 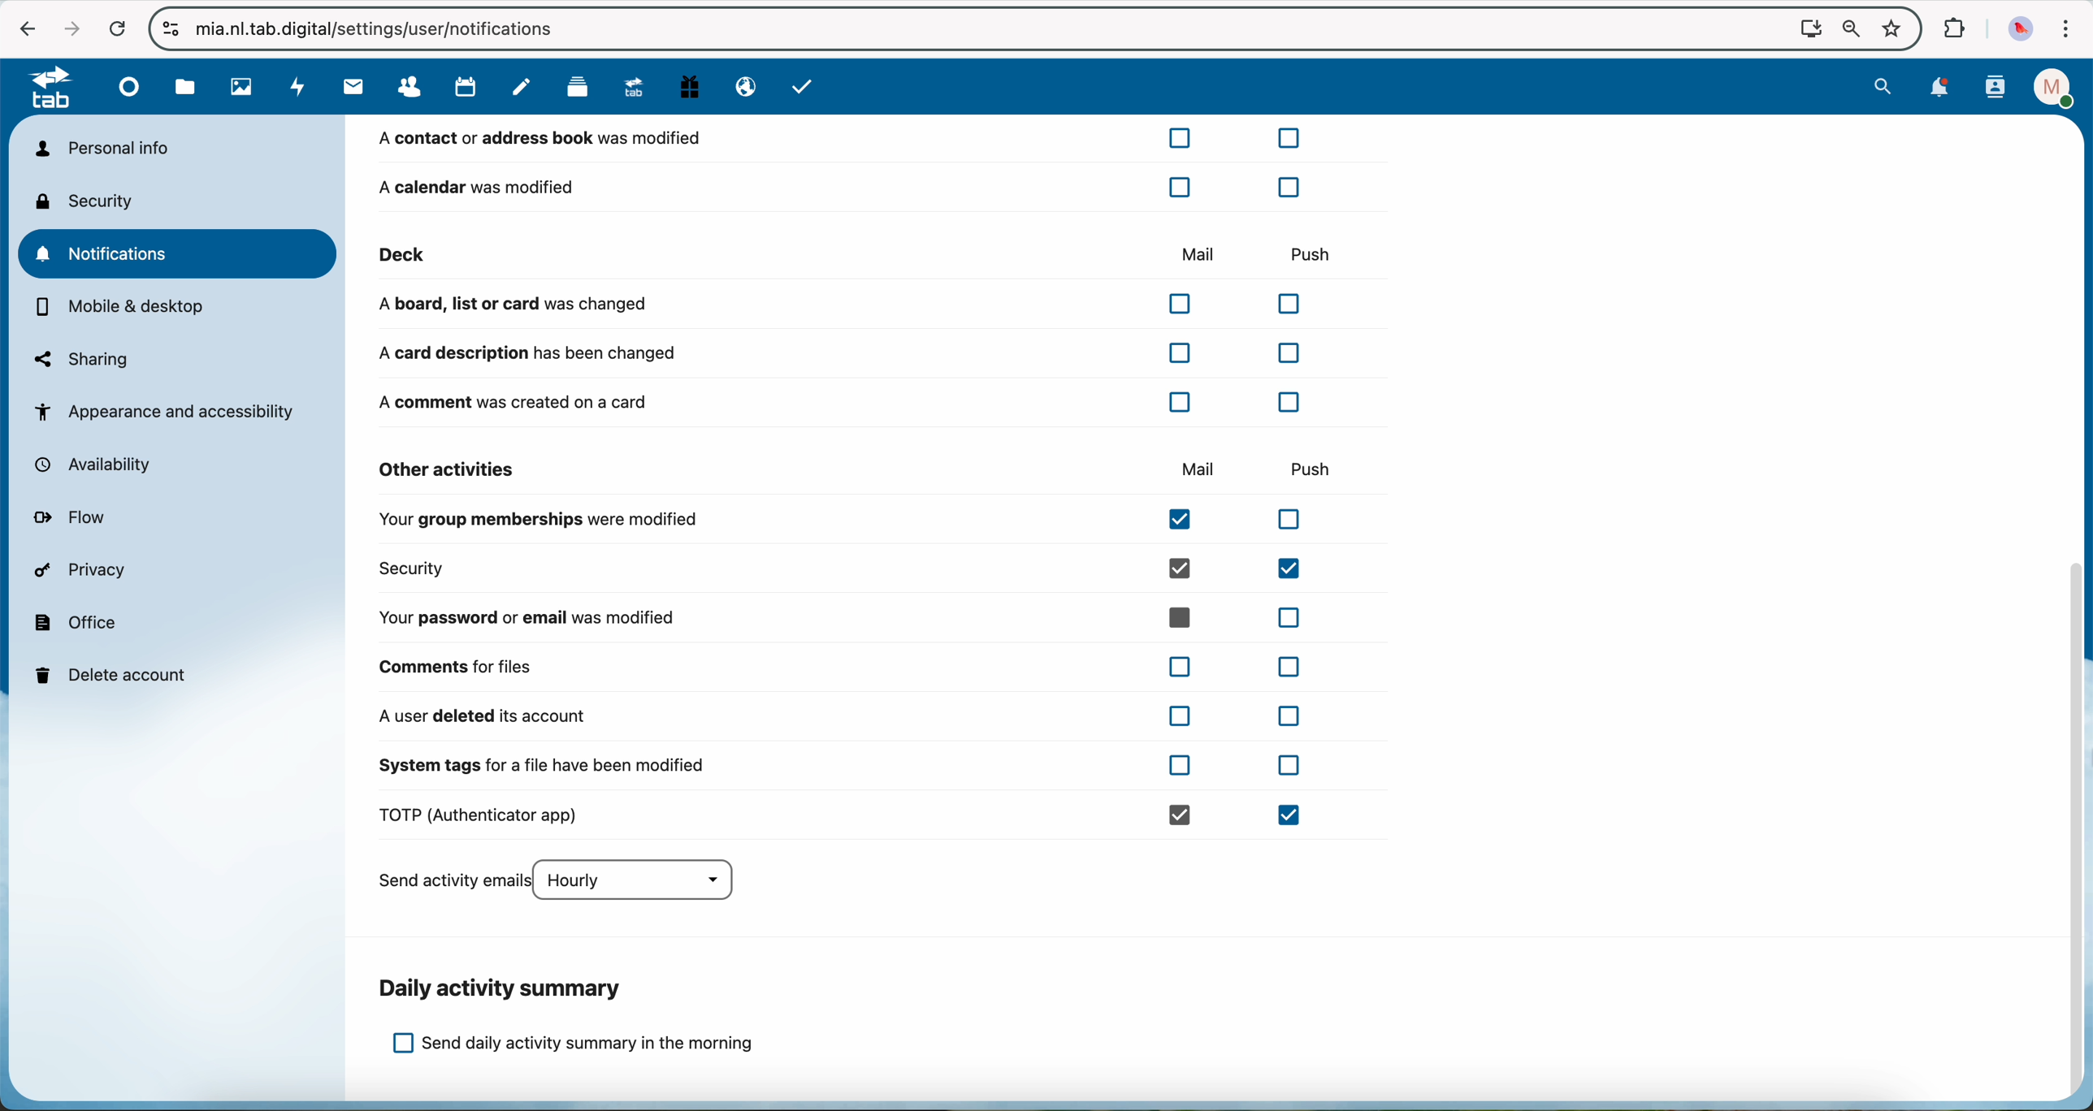 What do you see at coordinates (171, 29) in the screenshot?
I see `controls` at bounding box center [171, 29].